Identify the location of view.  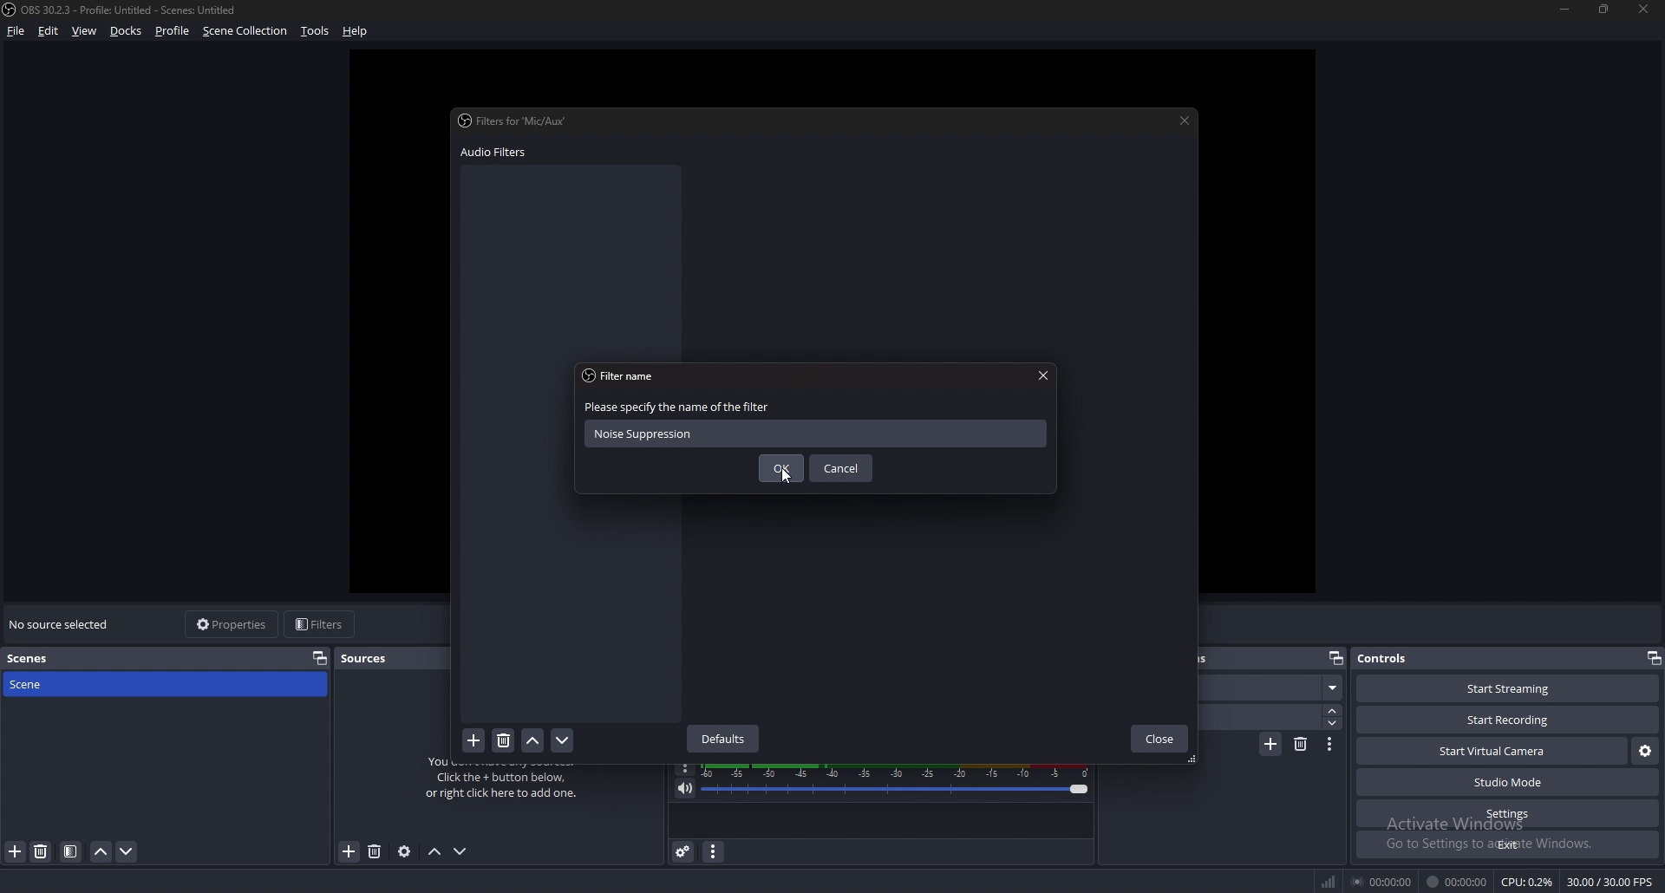
(84, 31).